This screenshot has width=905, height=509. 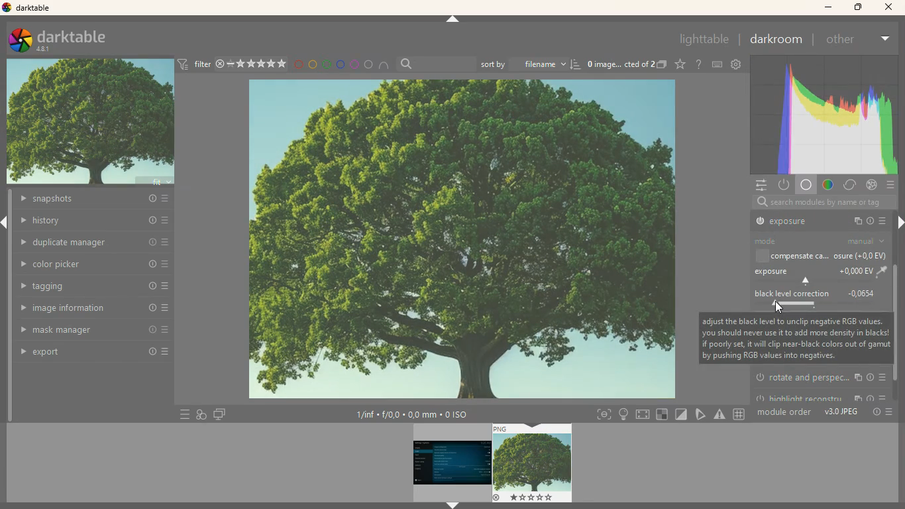 What do you see at coordinates (6, 223) in the screenshot?
I see `arrow` at bounding box center [6, 223].